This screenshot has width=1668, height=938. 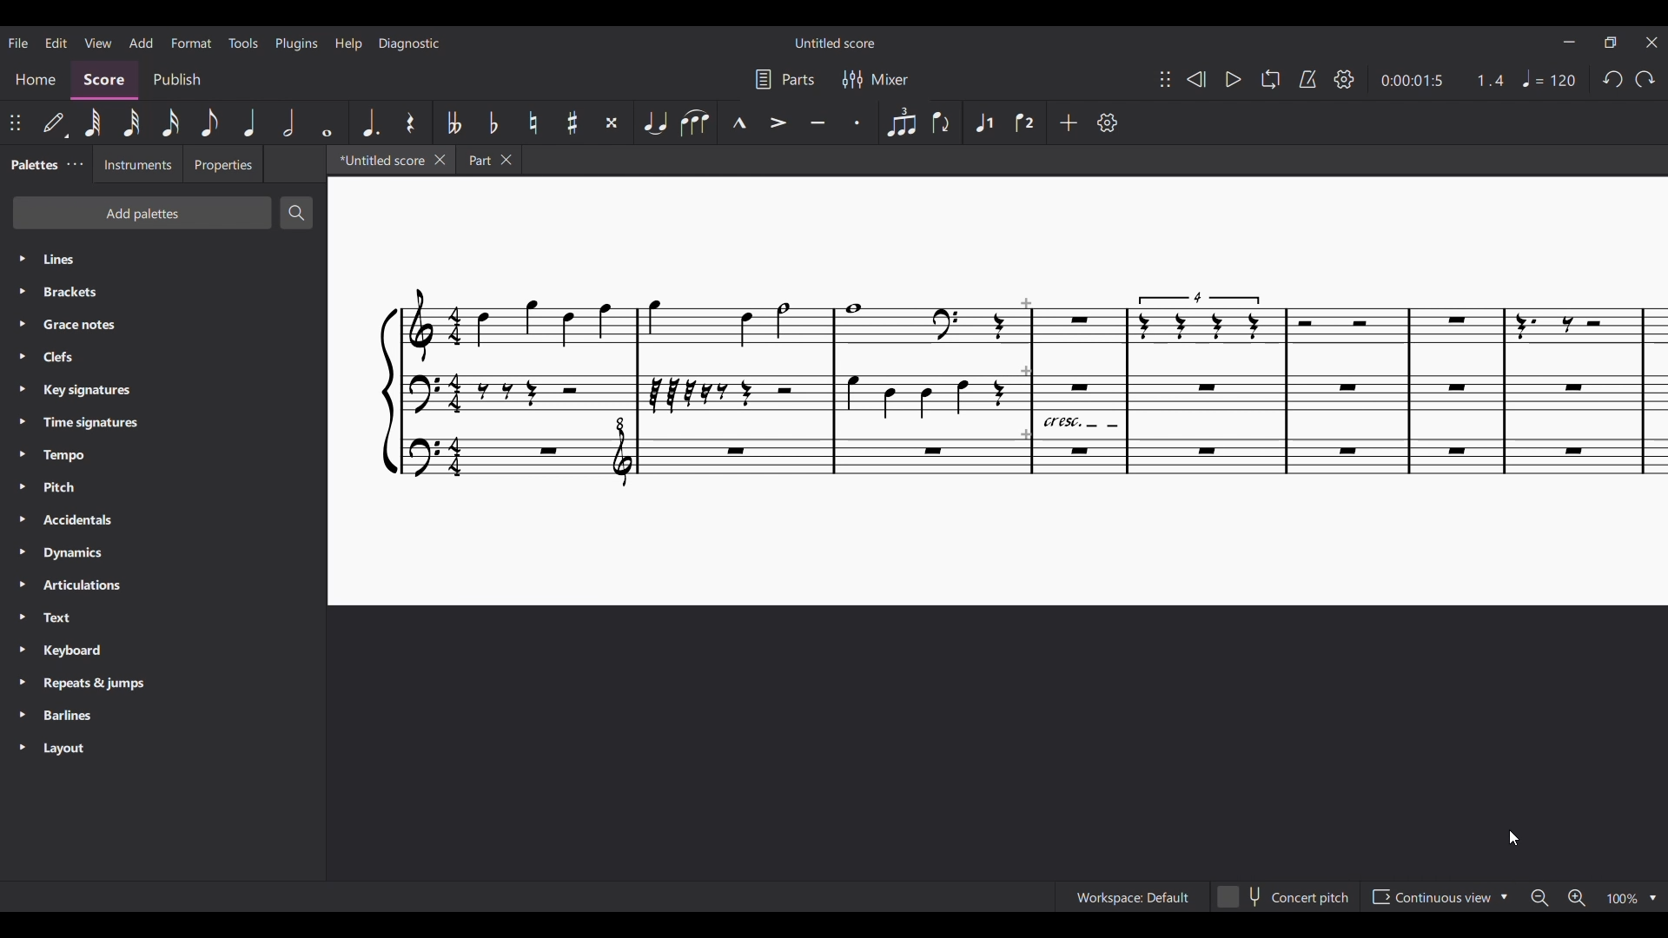 What do you see at coordinates (15, 122) in the screenshot?
I see `Change position of toolbar attached` at bounding box center [15, 122].